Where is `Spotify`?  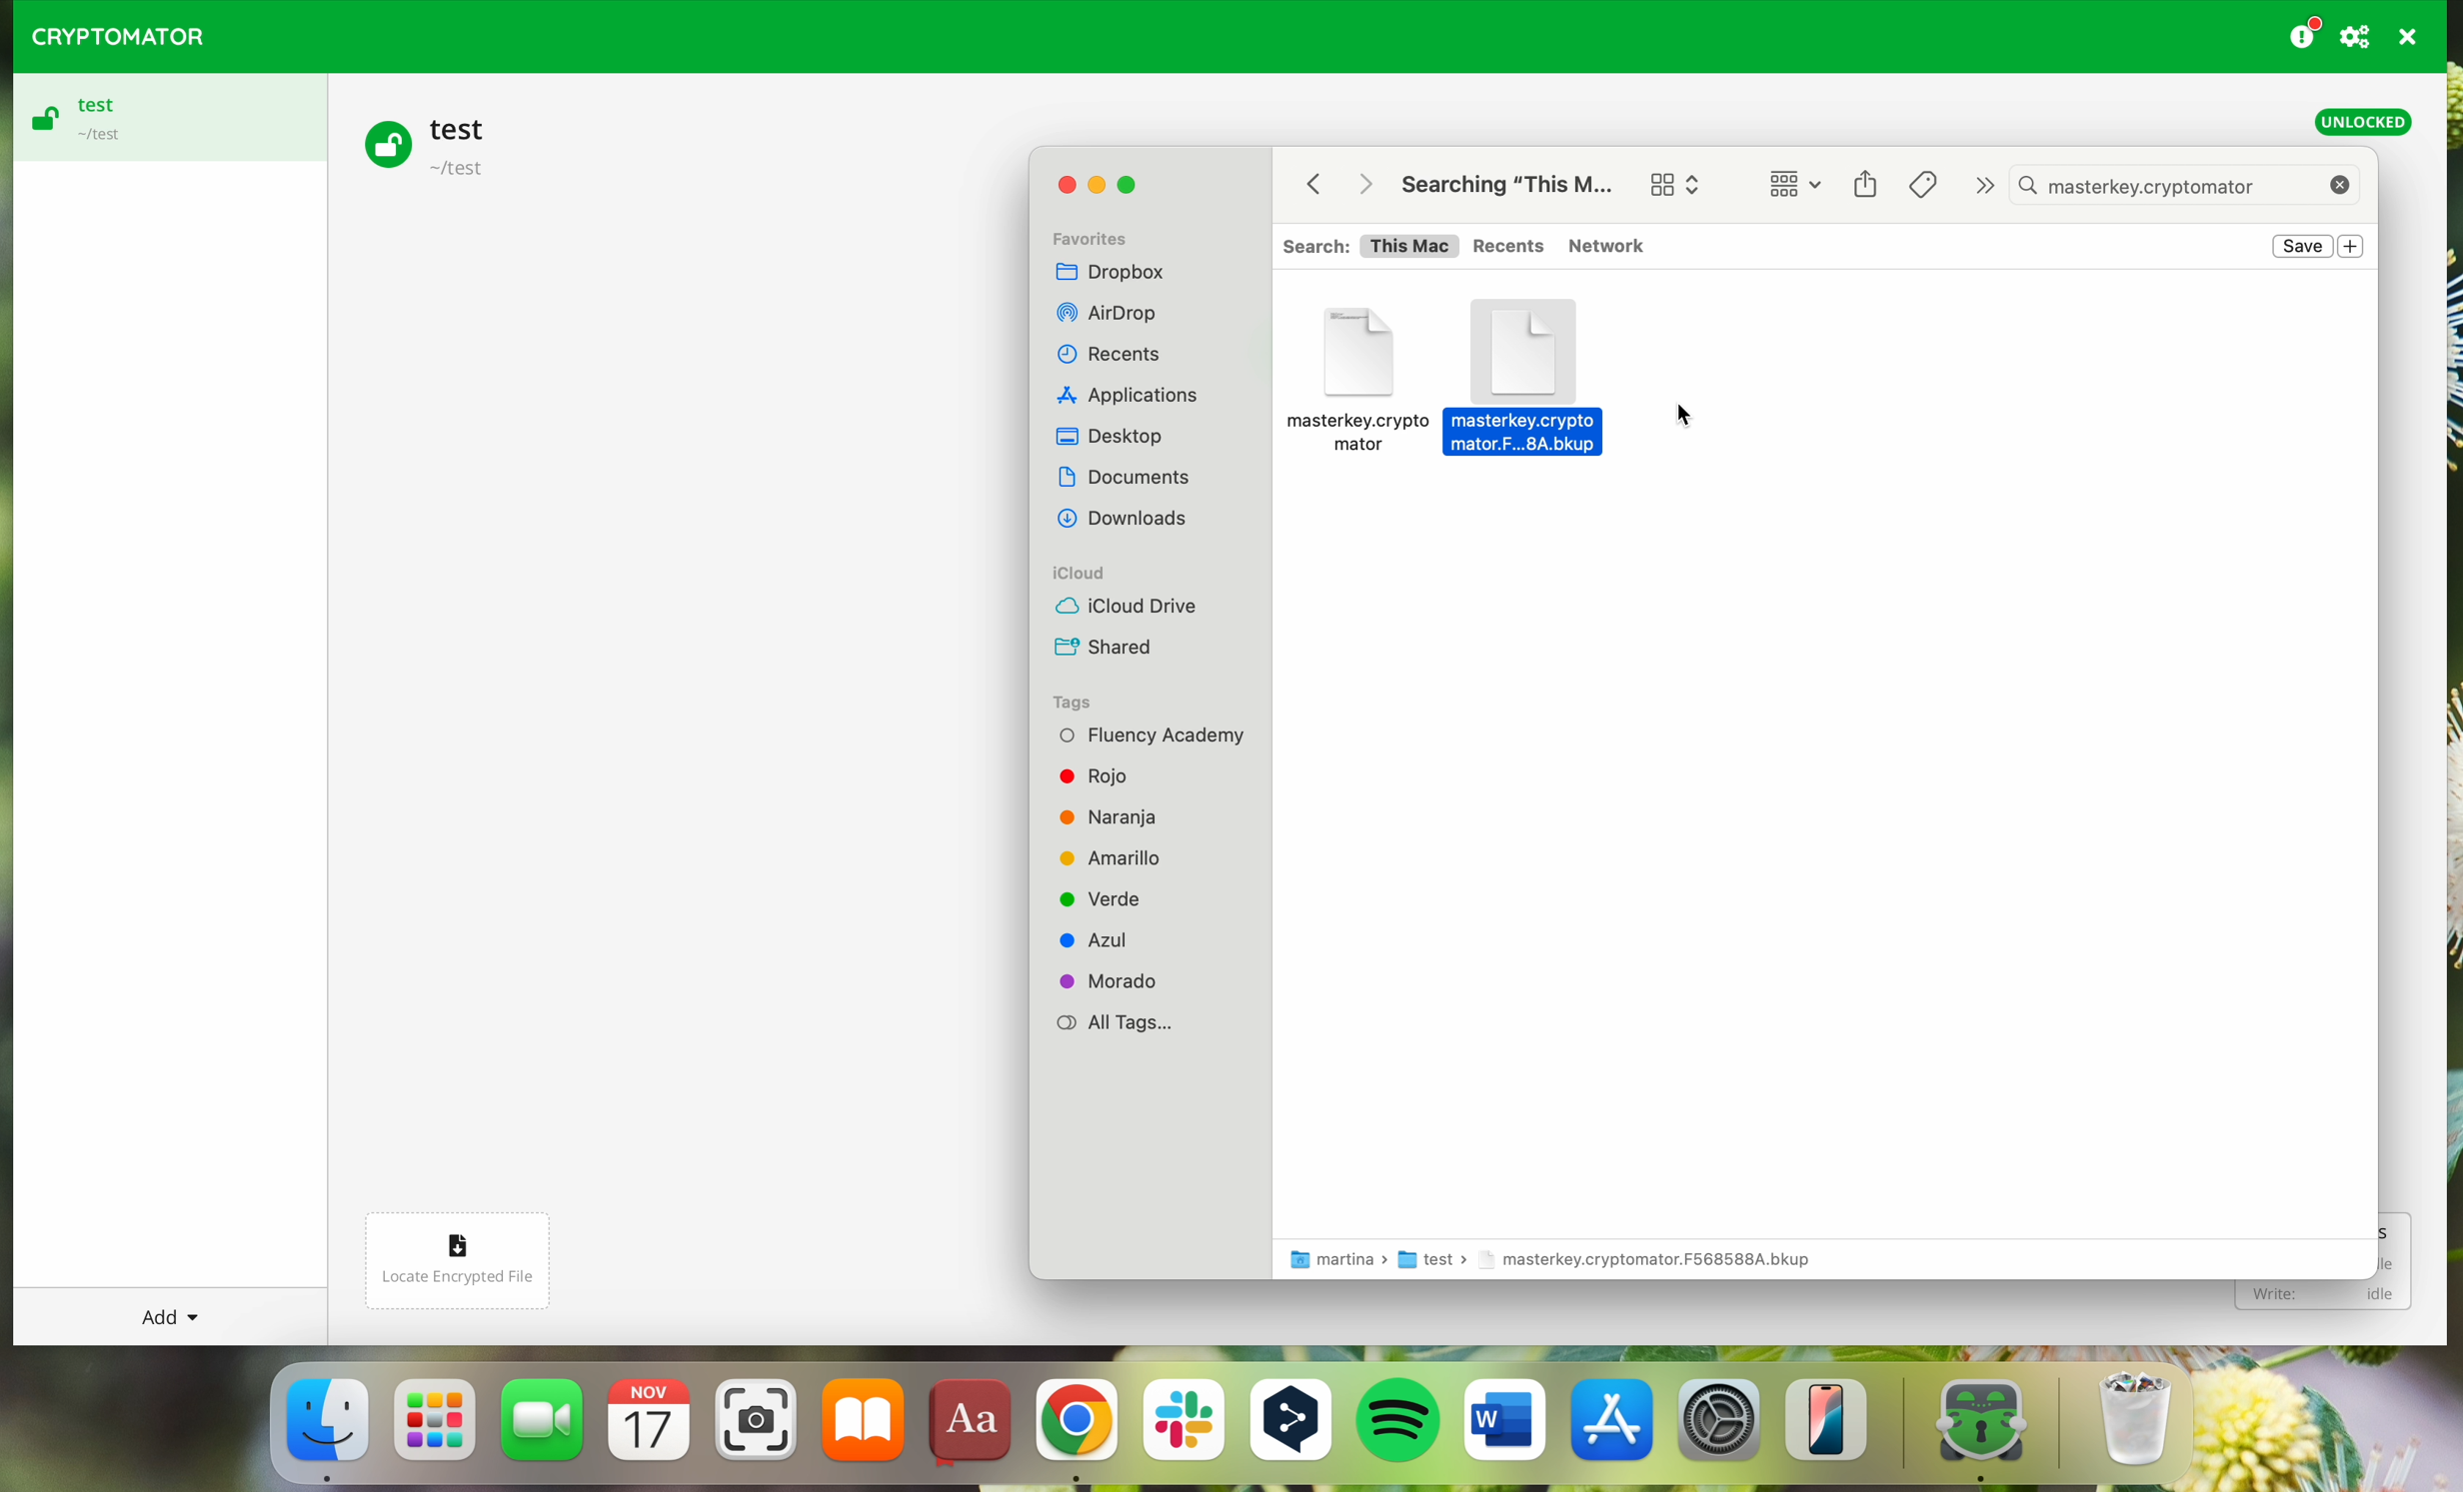 Spotify is located at coordinates (1401, 1424).